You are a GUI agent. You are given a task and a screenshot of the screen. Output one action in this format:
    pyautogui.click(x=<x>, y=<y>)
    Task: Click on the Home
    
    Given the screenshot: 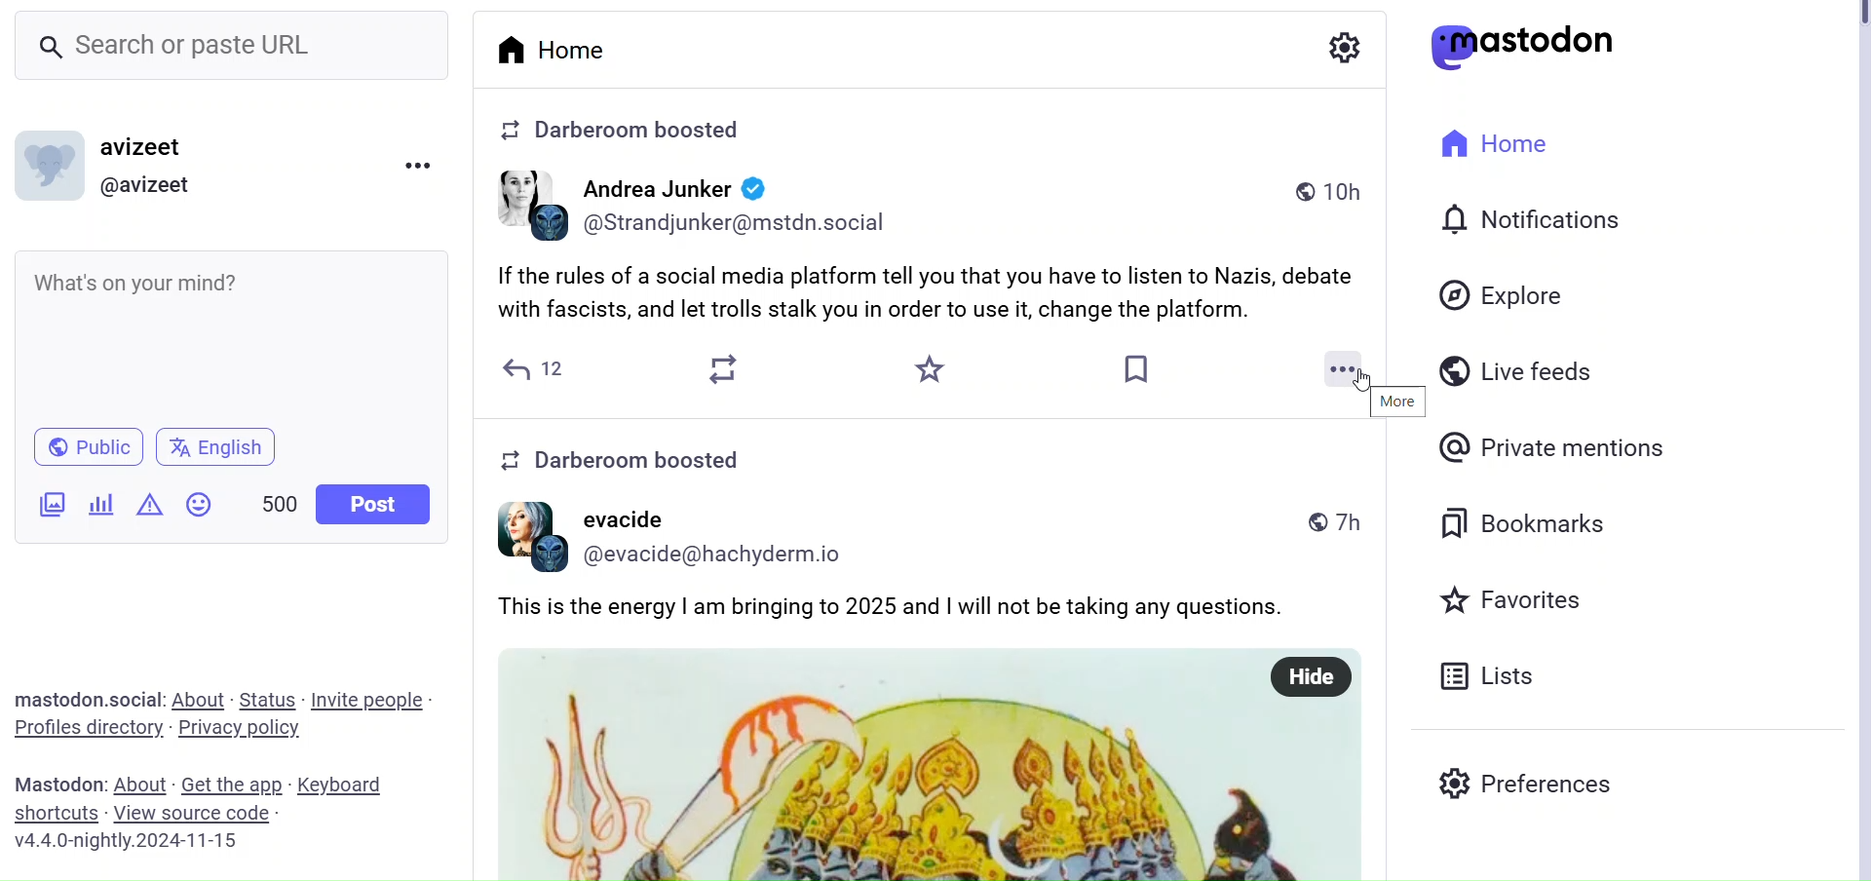 What is the action you would take?
    pyautogui.click(x=556, y=50)
    